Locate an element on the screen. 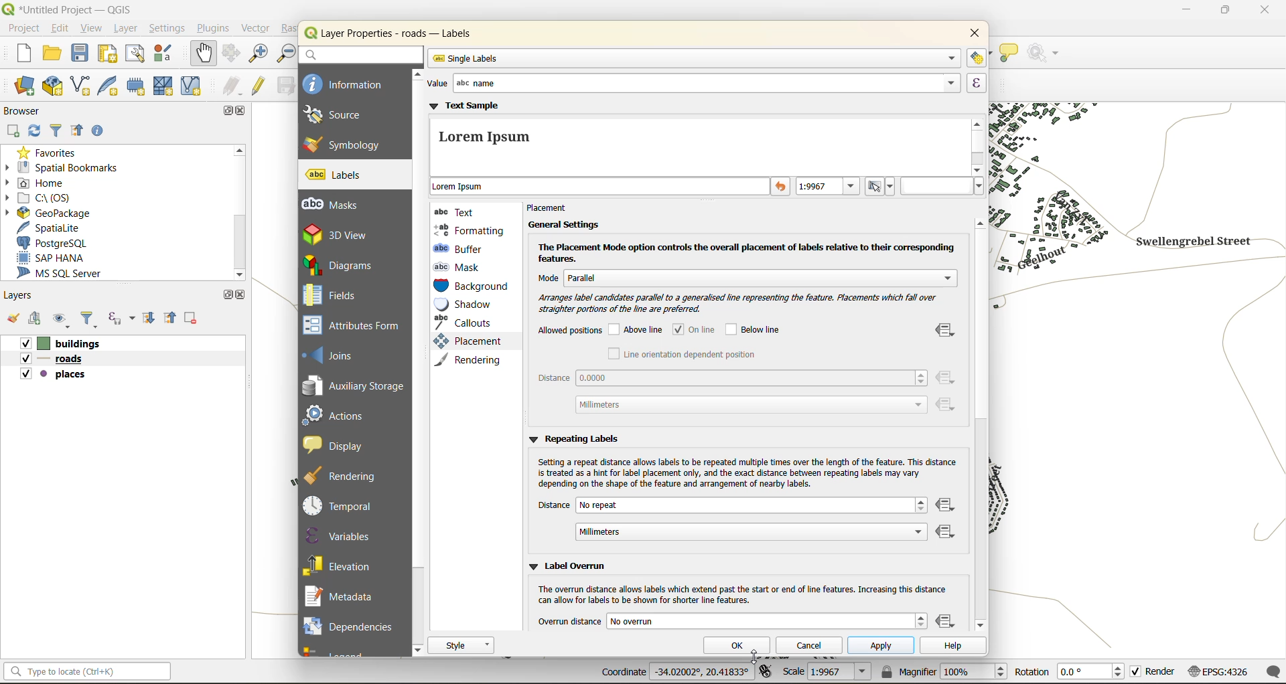  buildings layer is located at coordinates (65, 344).